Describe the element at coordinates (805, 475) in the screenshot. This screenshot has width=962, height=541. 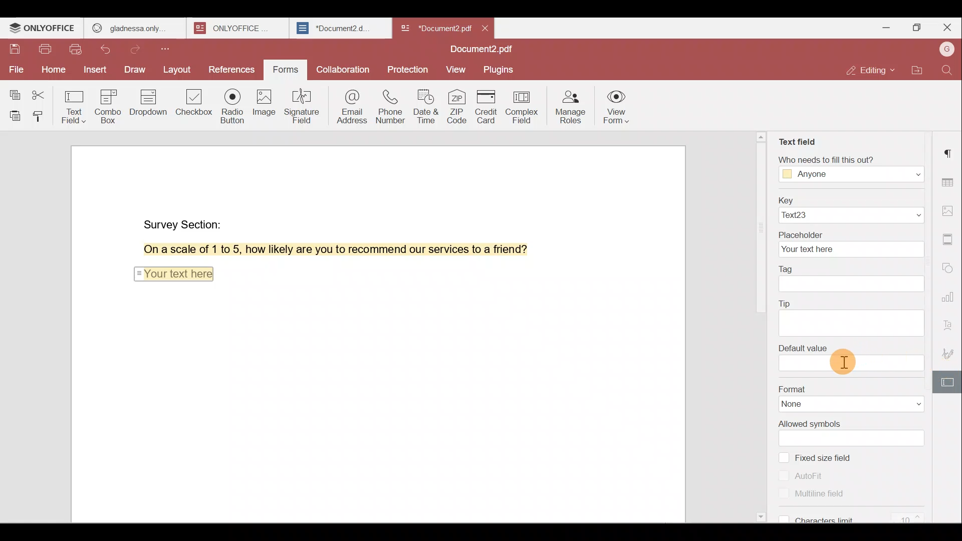
I see `Autofit` at that location.